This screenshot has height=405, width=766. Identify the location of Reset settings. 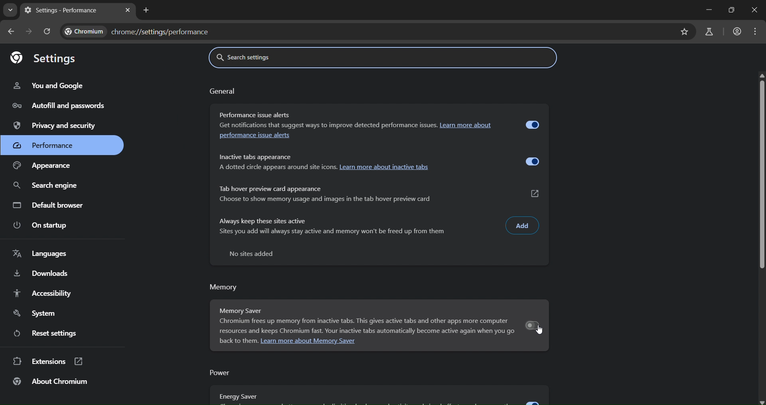
(48, 333).